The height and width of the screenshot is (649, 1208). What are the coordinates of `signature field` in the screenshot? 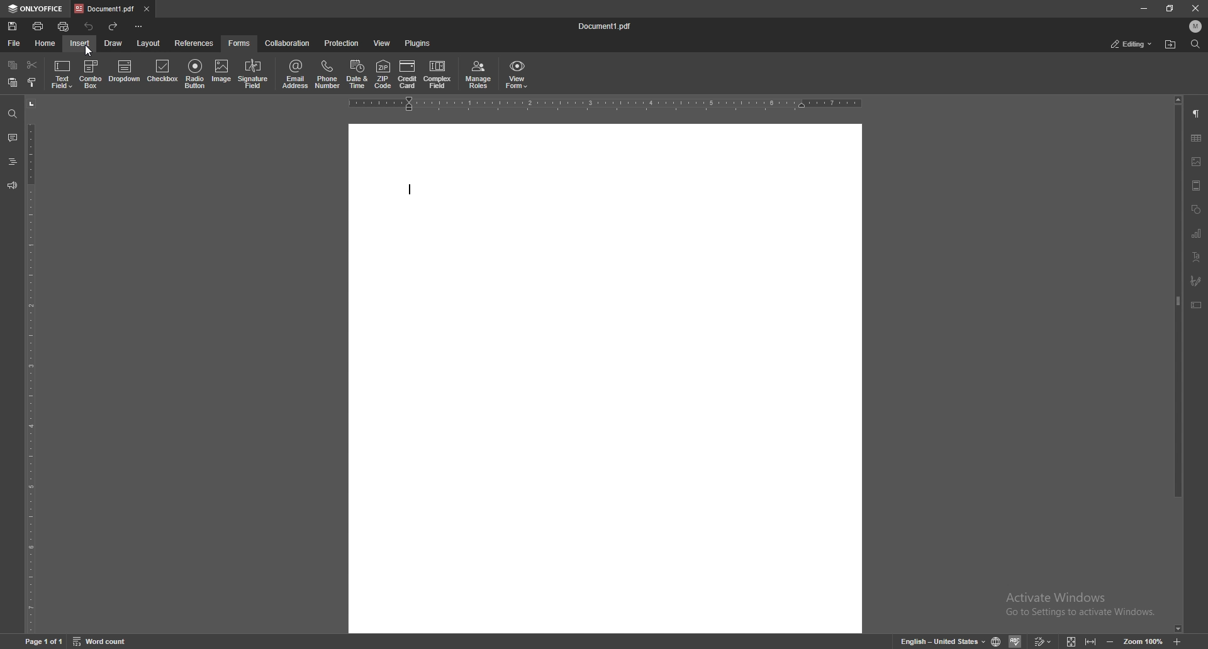 It's located at (1196, 281).